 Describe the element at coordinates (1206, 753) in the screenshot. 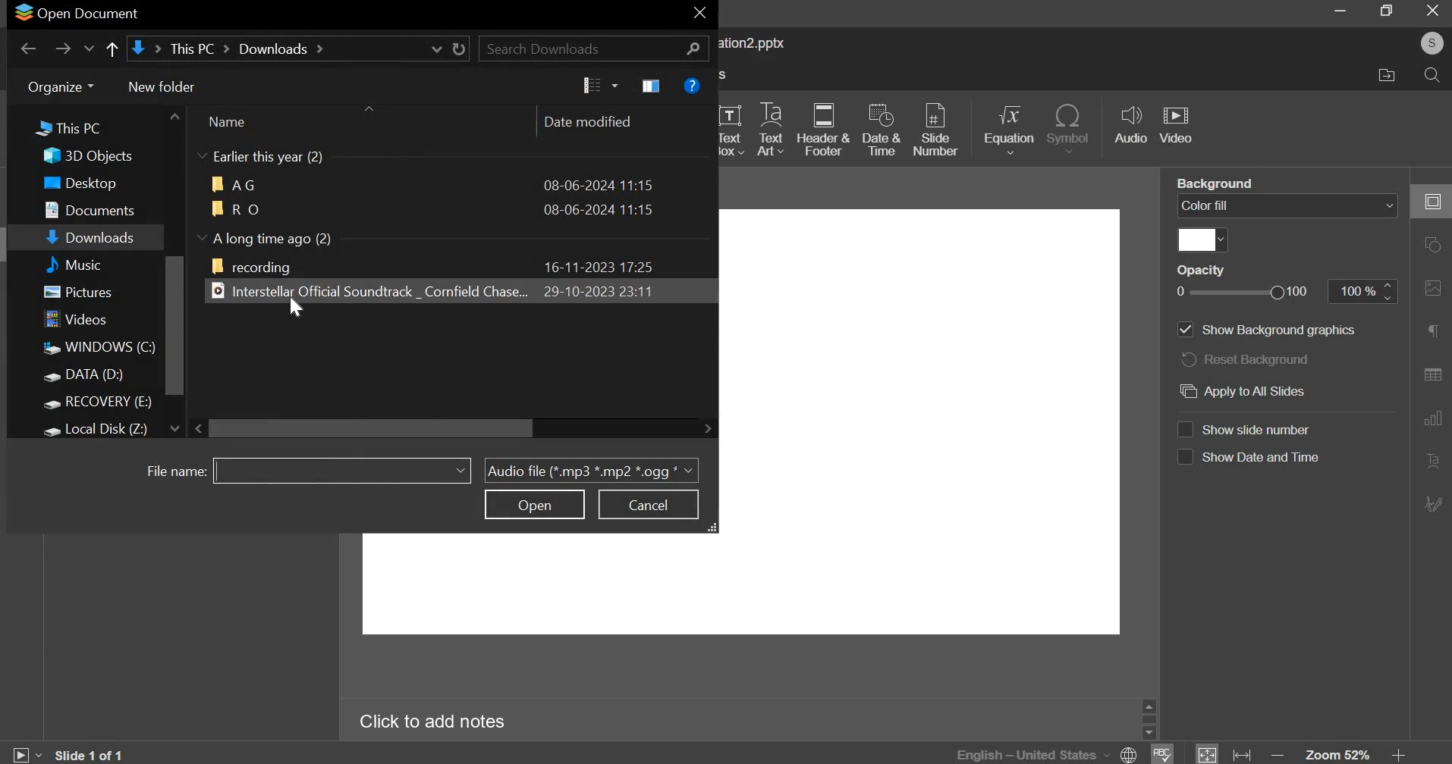

I see `fit to slide` at that location.